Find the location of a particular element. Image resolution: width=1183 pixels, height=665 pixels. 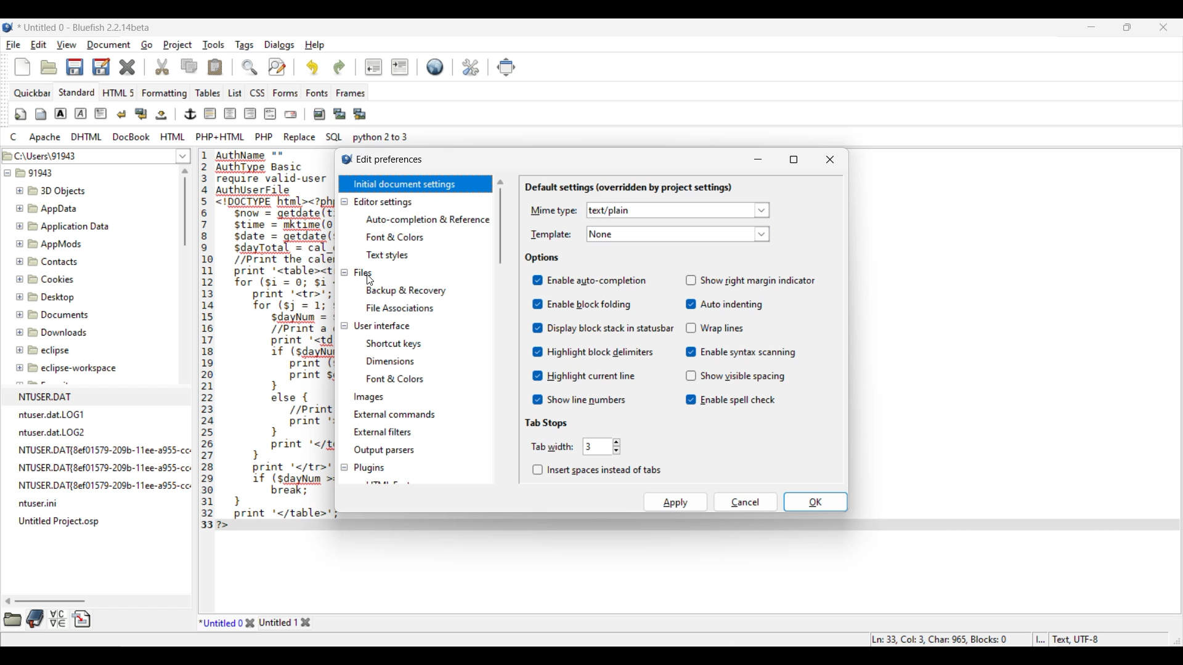

Document menu is located at coordinates (109, 45).